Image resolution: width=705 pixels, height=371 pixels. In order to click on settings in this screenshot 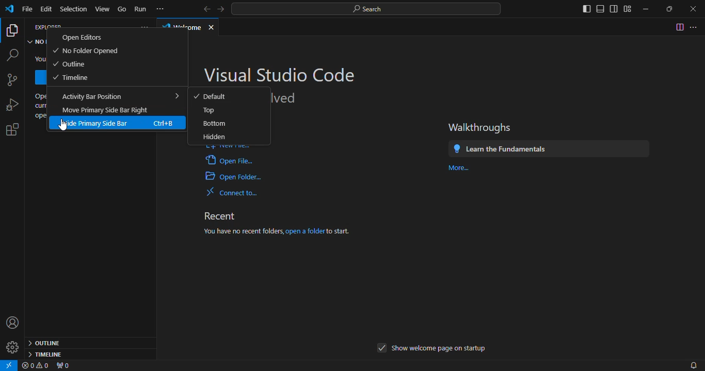, I will do `click(10, 349)`.